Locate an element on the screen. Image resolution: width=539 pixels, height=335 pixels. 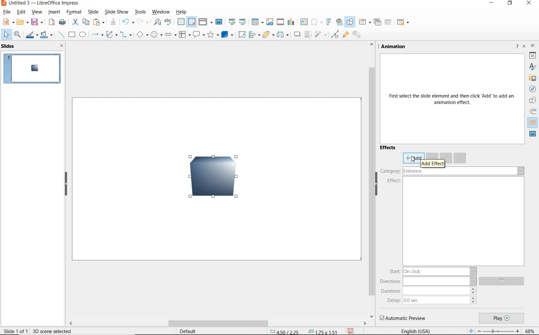
add is located at coordinates (410, 158).